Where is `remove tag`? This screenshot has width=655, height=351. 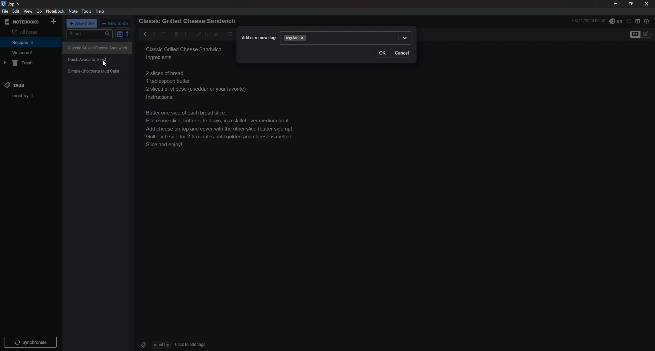
remove tag is located at coordinates (303, 38).